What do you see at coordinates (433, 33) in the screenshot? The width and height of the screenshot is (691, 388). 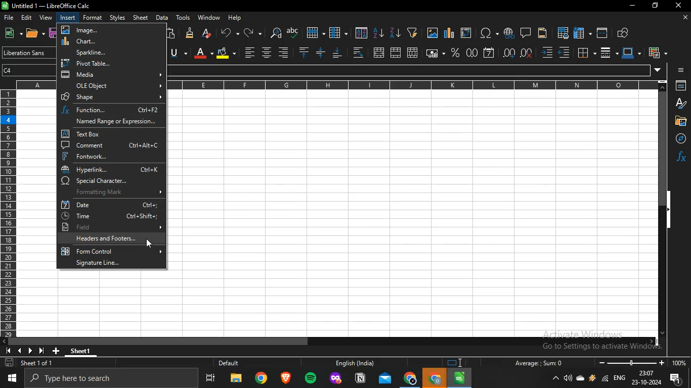 I see `insert images` at bounding box center [433, 33].